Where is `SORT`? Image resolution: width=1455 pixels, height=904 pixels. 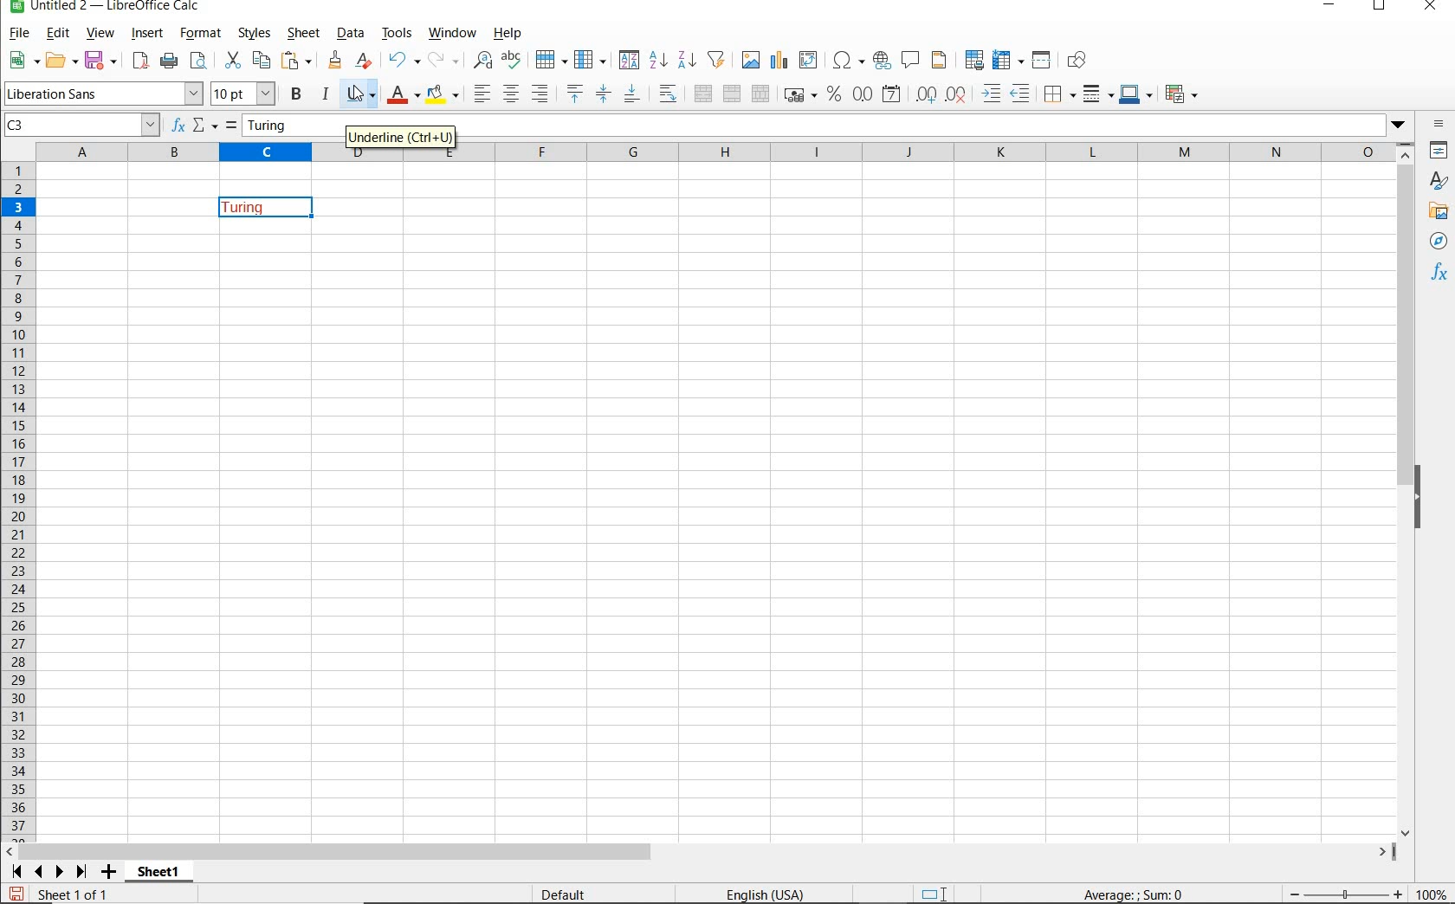
SORT is located at coordinates (628, 60).